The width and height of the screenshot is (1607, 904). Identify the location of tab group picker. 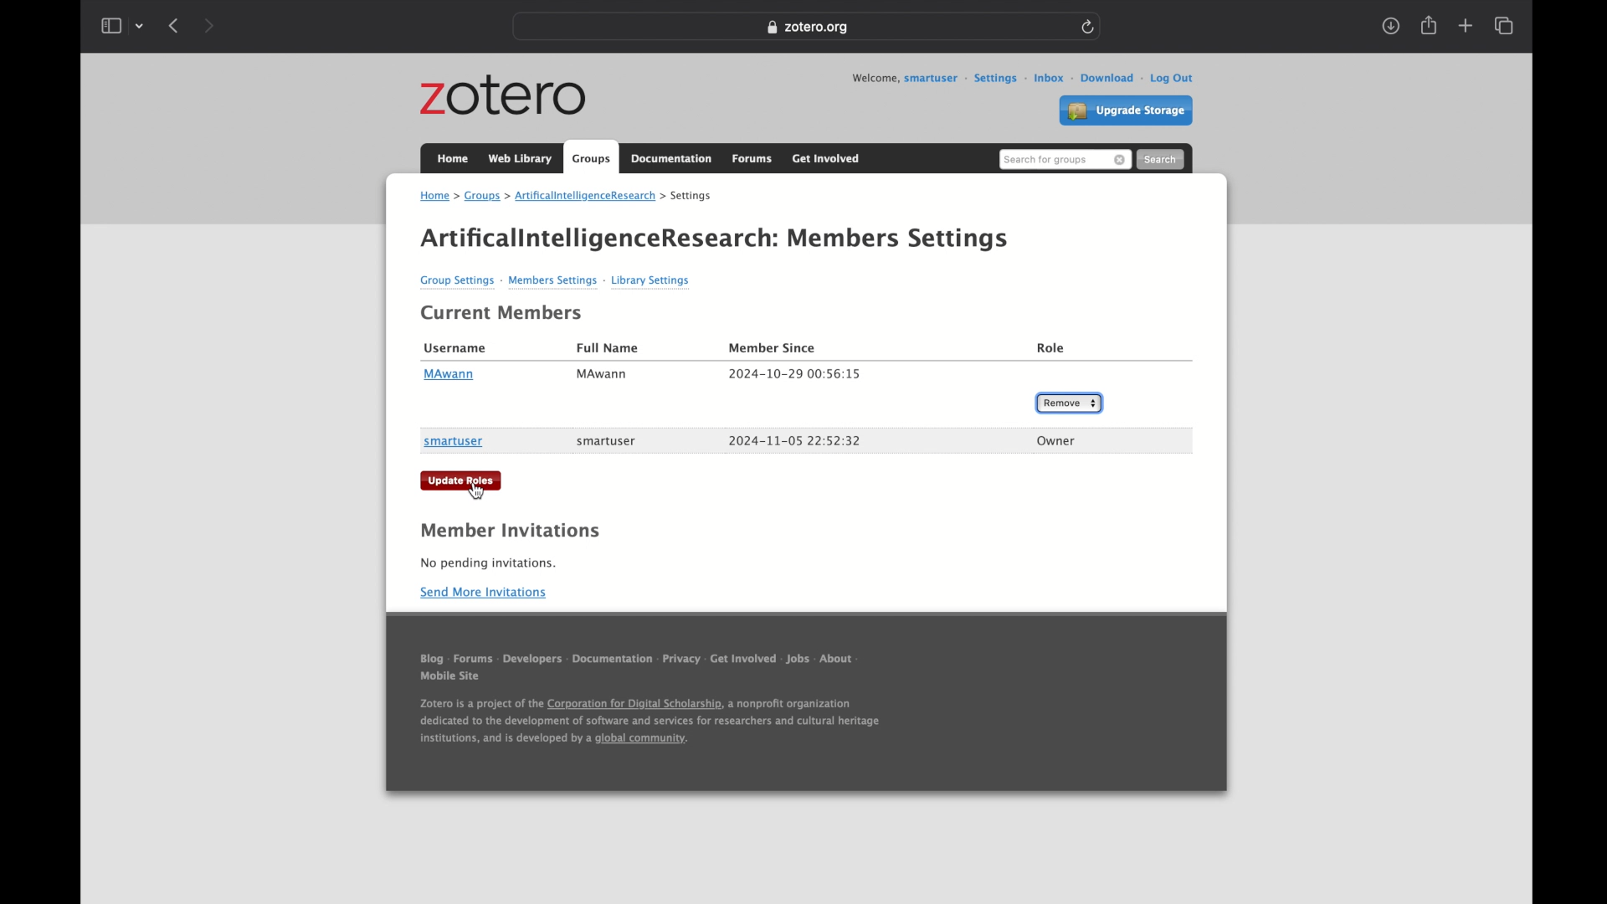
(140, 26).